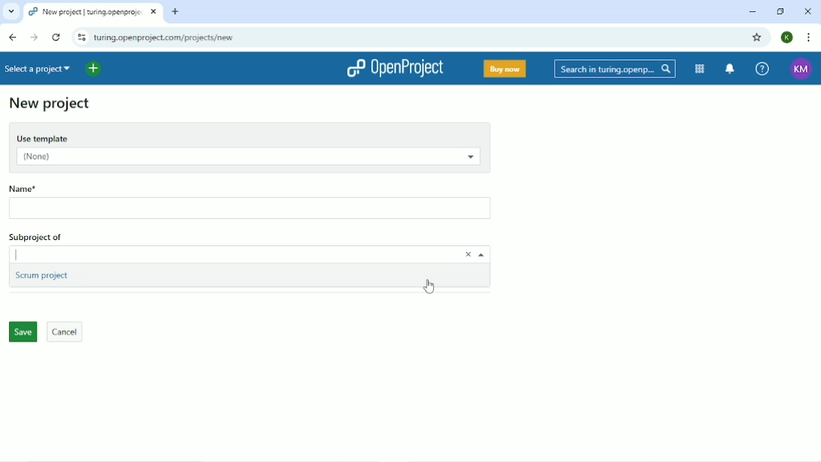 This screenshot has height=462, width=821. I want to click on OpenProject, so click(395, 68).